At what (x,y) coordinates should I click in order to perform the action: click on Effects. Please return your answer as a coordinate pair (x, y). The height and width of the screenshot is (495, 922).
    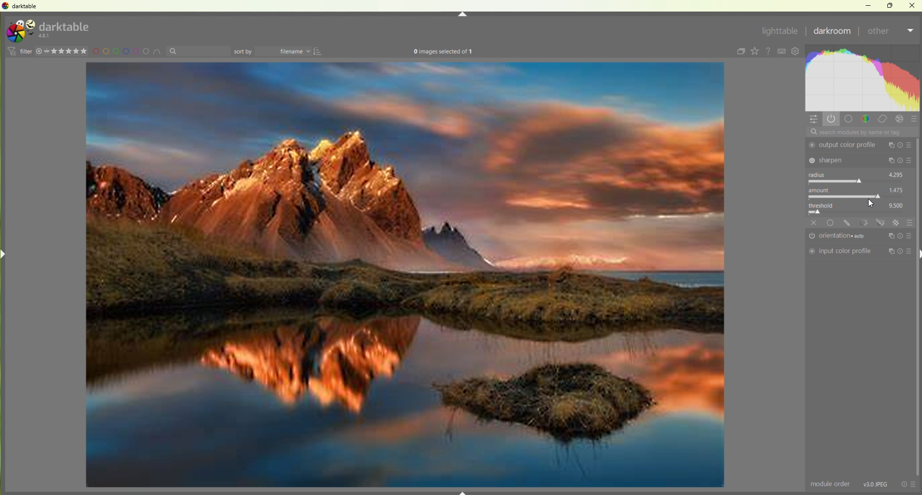
    Looking at the image, I should click on (897, 223).